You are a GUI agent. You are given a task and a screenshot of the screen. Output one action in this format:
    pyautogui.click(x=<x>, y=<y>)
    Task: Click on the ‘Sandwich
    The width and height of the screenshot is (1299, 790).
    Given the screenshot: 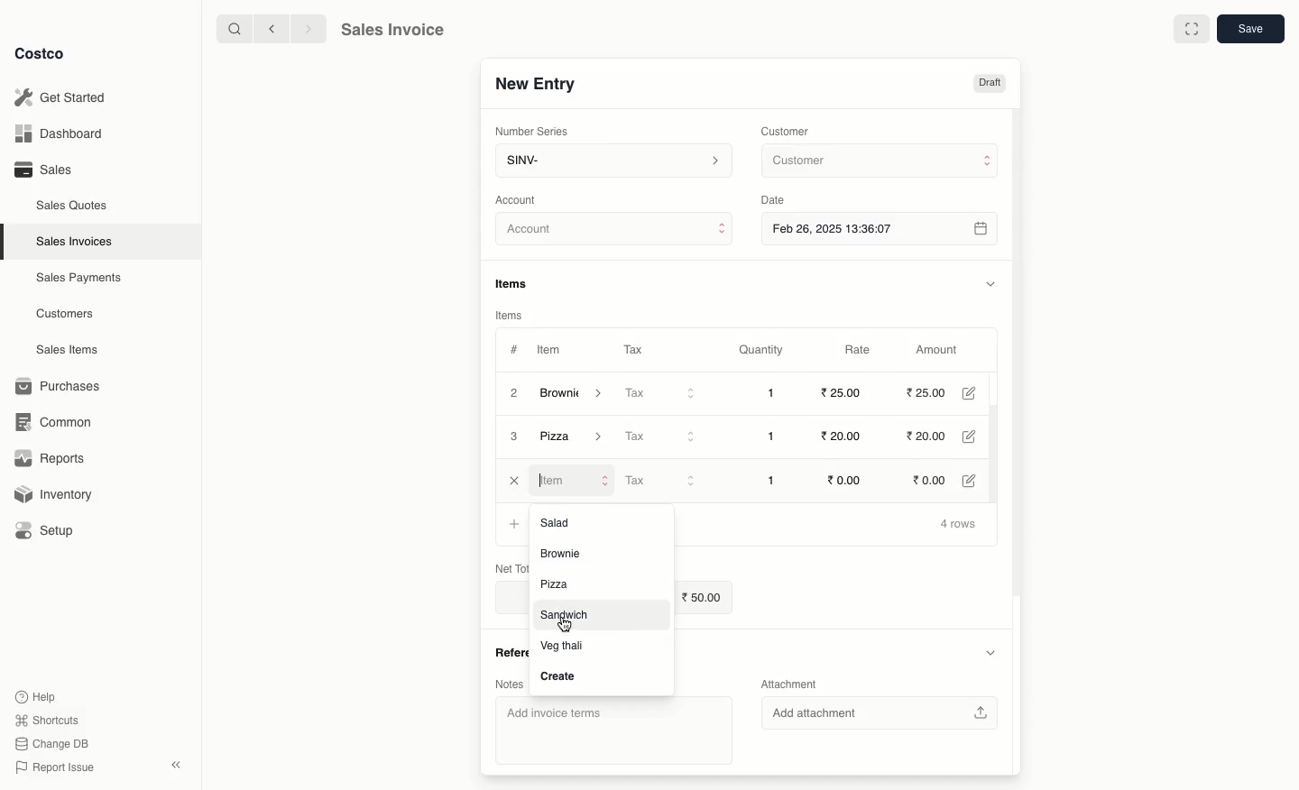 What is the action you would take?
    pyautogui.click(x=565, y=616)
    